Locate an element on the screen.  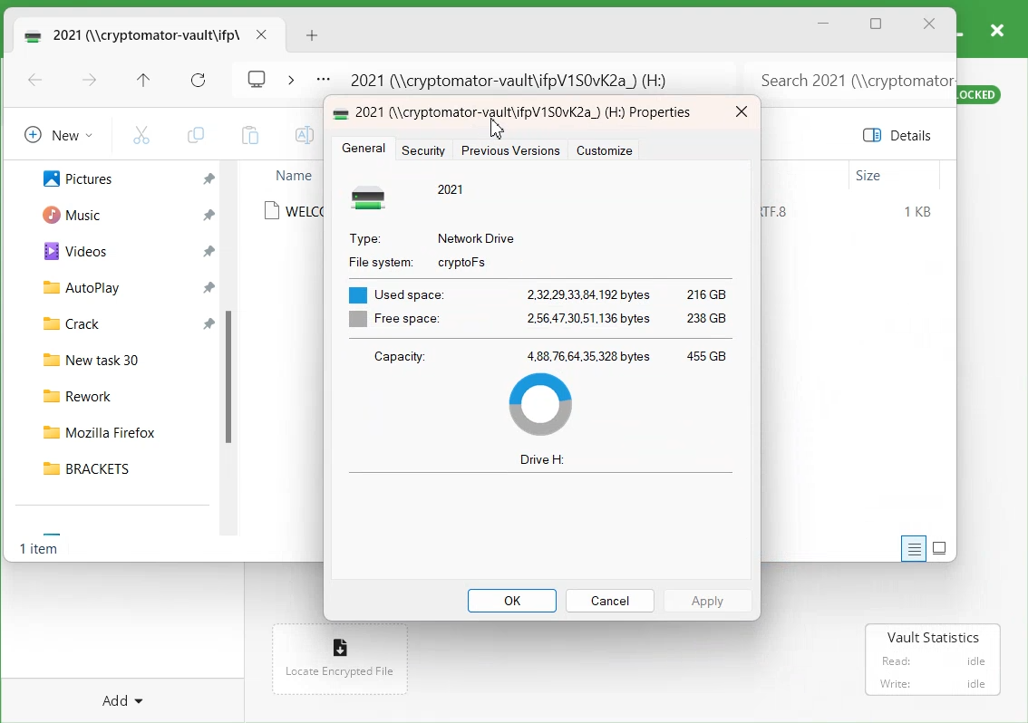
close is located at coordinates (261, 34).